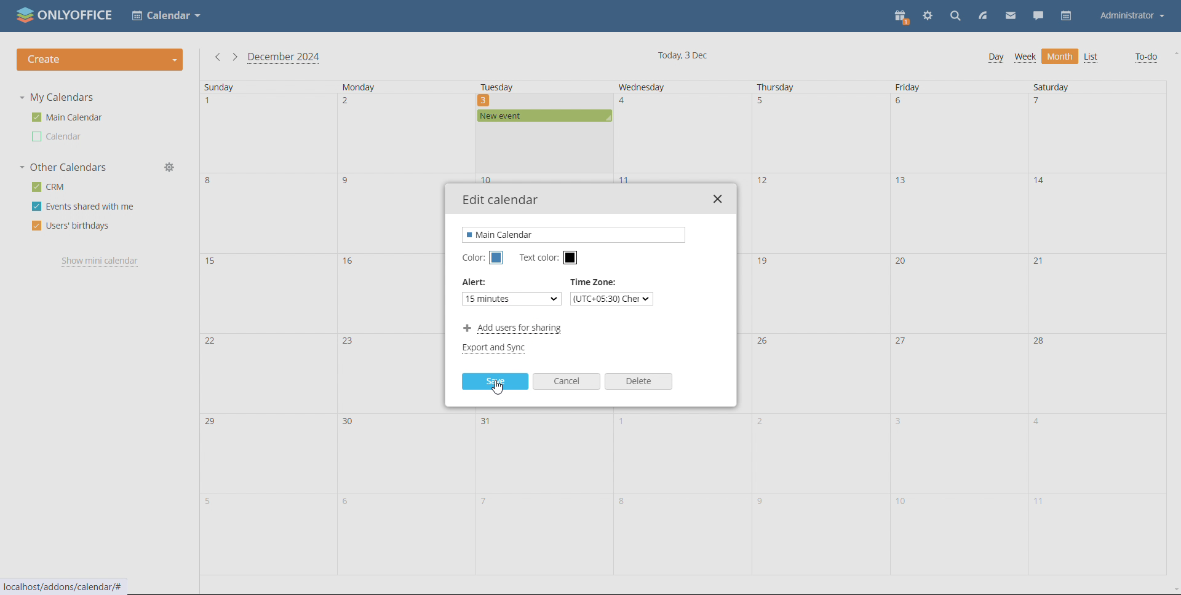 The height and width of the screenshot is (595, 1181). What do you see at coordinates (820, 213) in the screenshot?
I see `date` at bounding box center [820, 213].